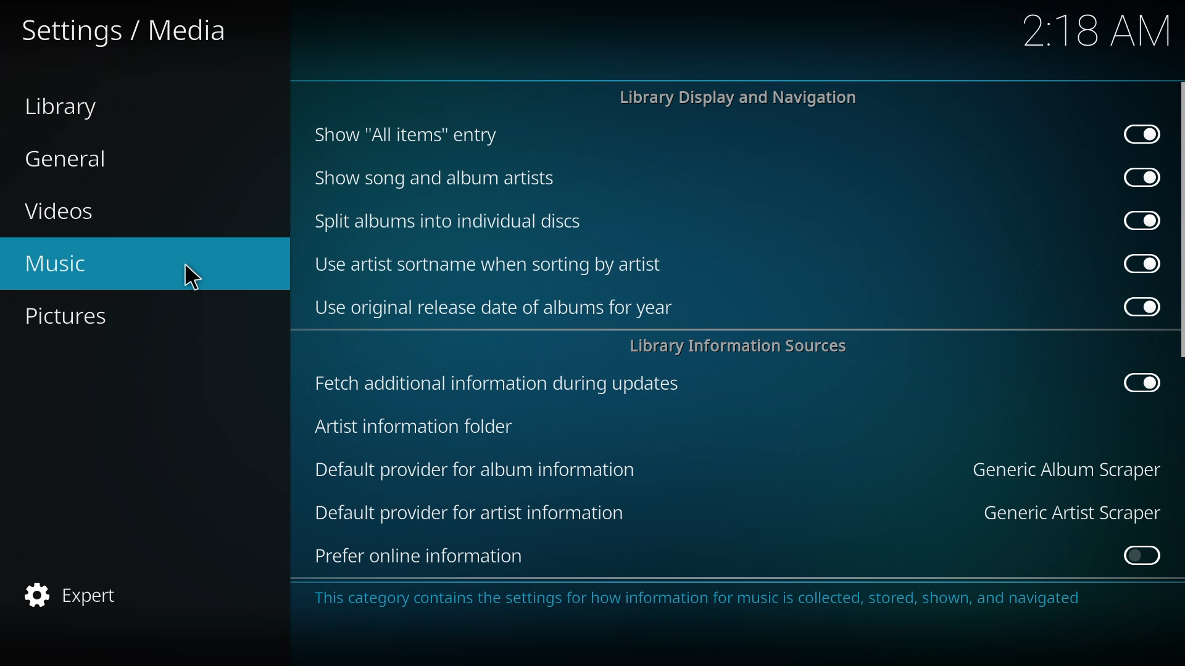  Describe the element at coordinates (1134, 305) in the screenshot. I see `enabled` at that location.